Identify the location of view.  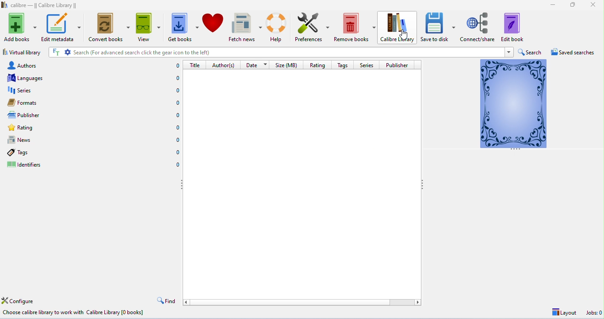
(149, 27).